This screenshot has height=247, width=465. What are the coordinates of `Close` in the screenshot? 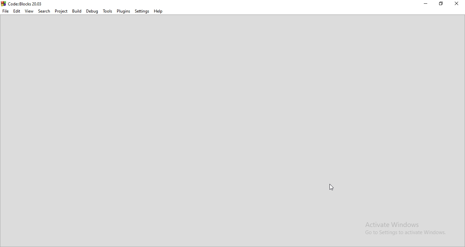 It's located at (457, 4).